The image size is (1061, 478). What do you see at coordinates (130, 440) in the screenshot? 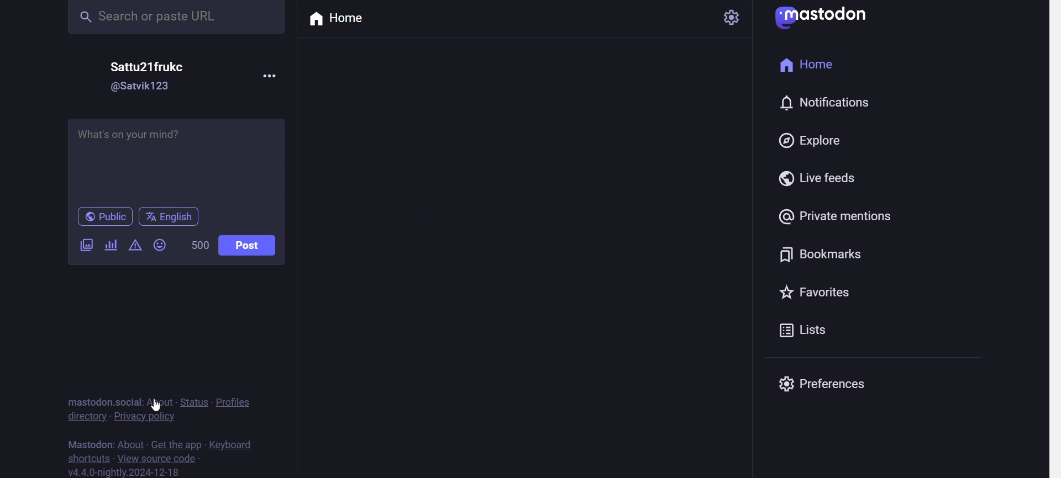
I see `about` at bounding box center [130, 440].